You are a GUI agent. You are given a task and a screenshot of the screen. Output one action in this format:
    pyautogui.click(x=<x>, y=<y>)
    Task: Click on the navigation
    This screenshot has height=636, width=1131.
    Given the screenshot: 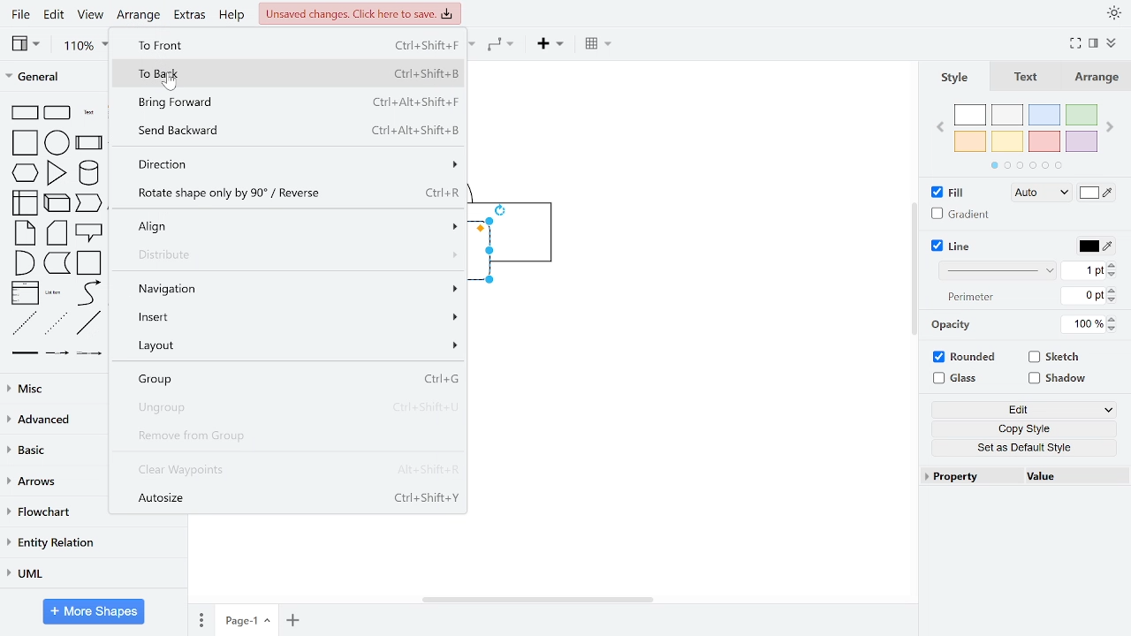 What is the action you would take?
    pyautogui.click(x=295, y=291)
    